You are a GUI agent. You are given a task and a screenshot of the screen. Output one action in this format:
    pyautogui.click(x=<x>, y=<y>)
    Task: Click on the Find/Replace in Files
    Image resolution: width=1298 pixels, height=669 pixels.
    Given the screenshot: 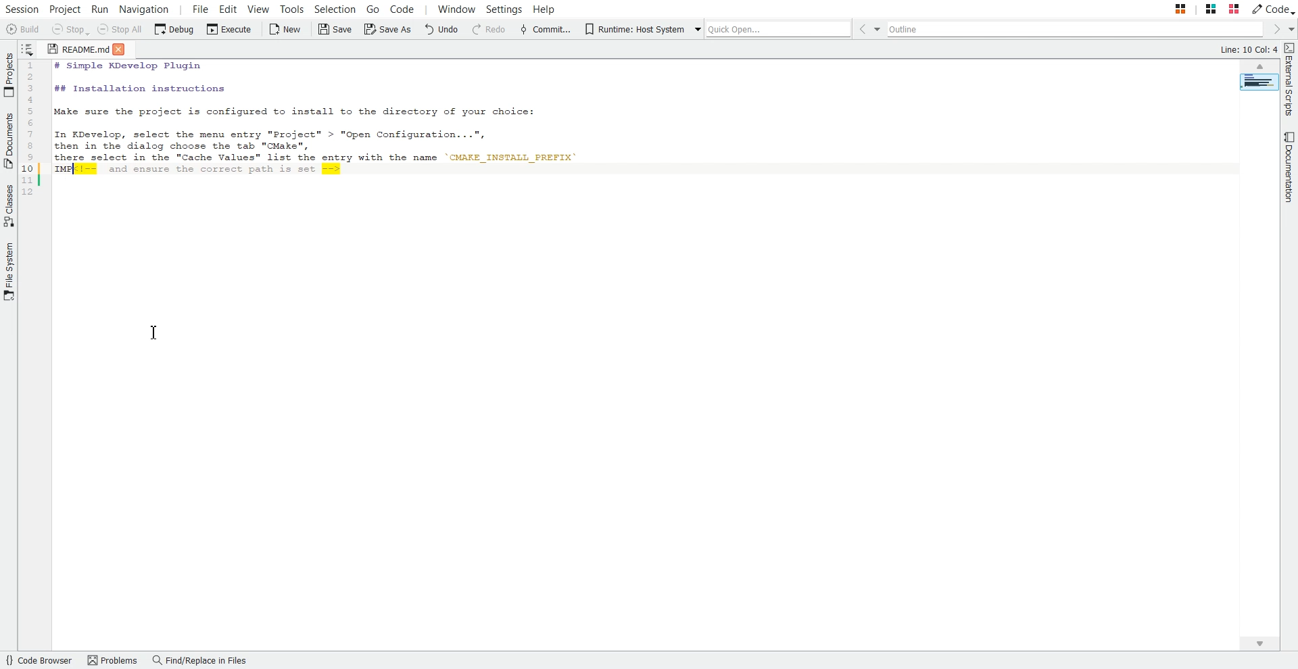 What is the action you would take?
    pyautogui.click(x=201, y=660)
    